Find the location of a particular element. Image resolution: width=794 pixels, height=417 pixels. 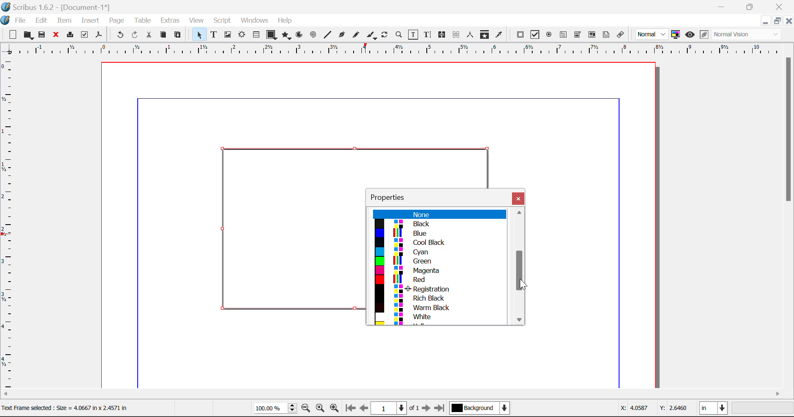

Horizontal Page Margins is located at coordinates (9, 224).